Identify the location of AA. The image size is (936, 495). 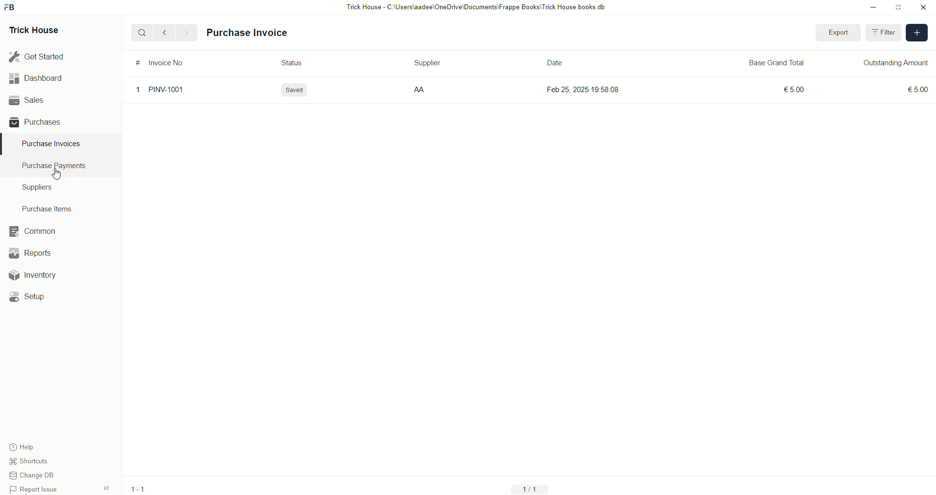
(419, 89).